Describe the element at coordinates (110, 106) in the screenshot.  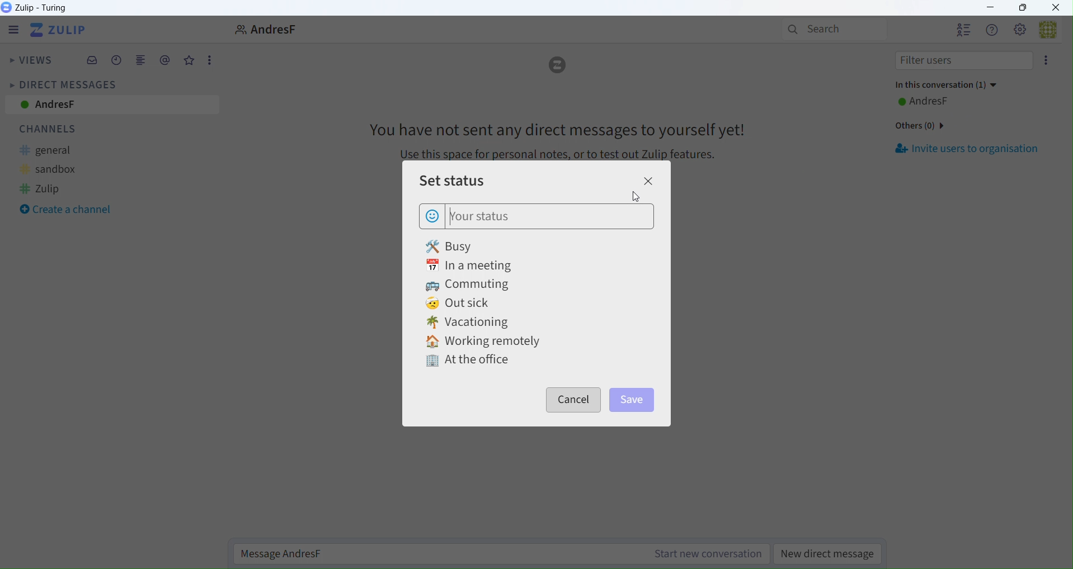
I see `AndresF` at that location.